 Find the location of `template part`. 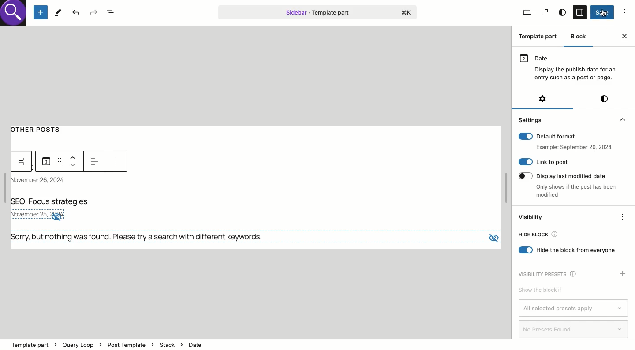

template part is located at coordinates (108, 340).